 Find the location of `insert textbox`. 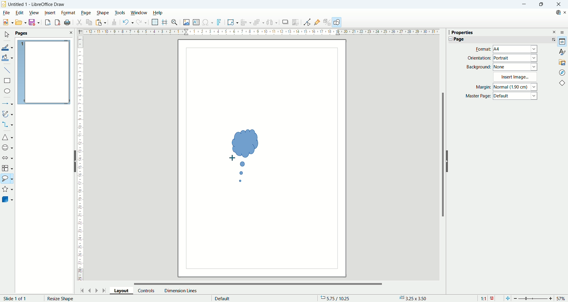

insert textbox is located at coordinates (197, 23).